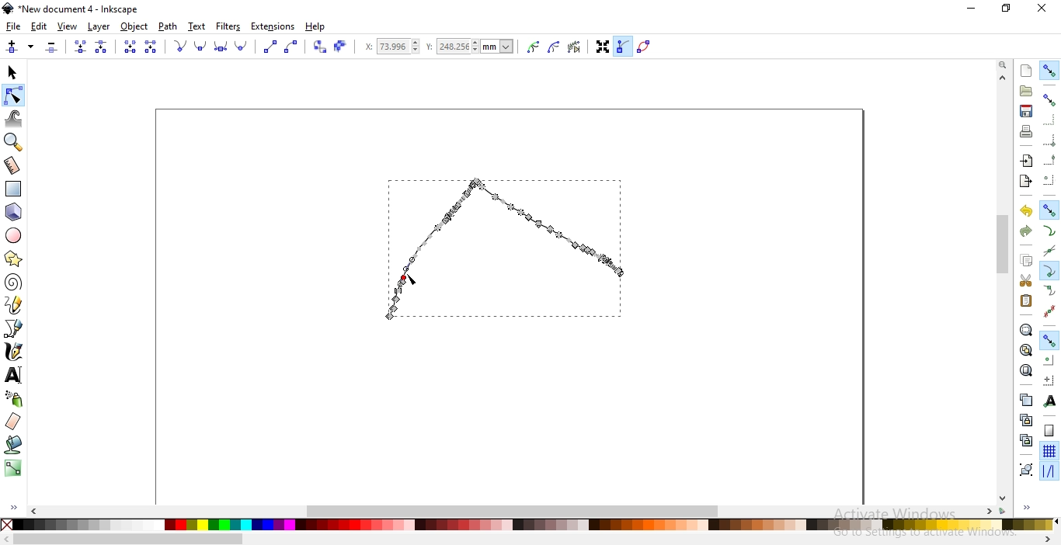 The height and width of the screenshot is (545, 1061). What do you see at coordinates (1049, 160) in the screenshot?
I see `snap midpointsof bounding boxes edges` at bounding box center [1049, 160].